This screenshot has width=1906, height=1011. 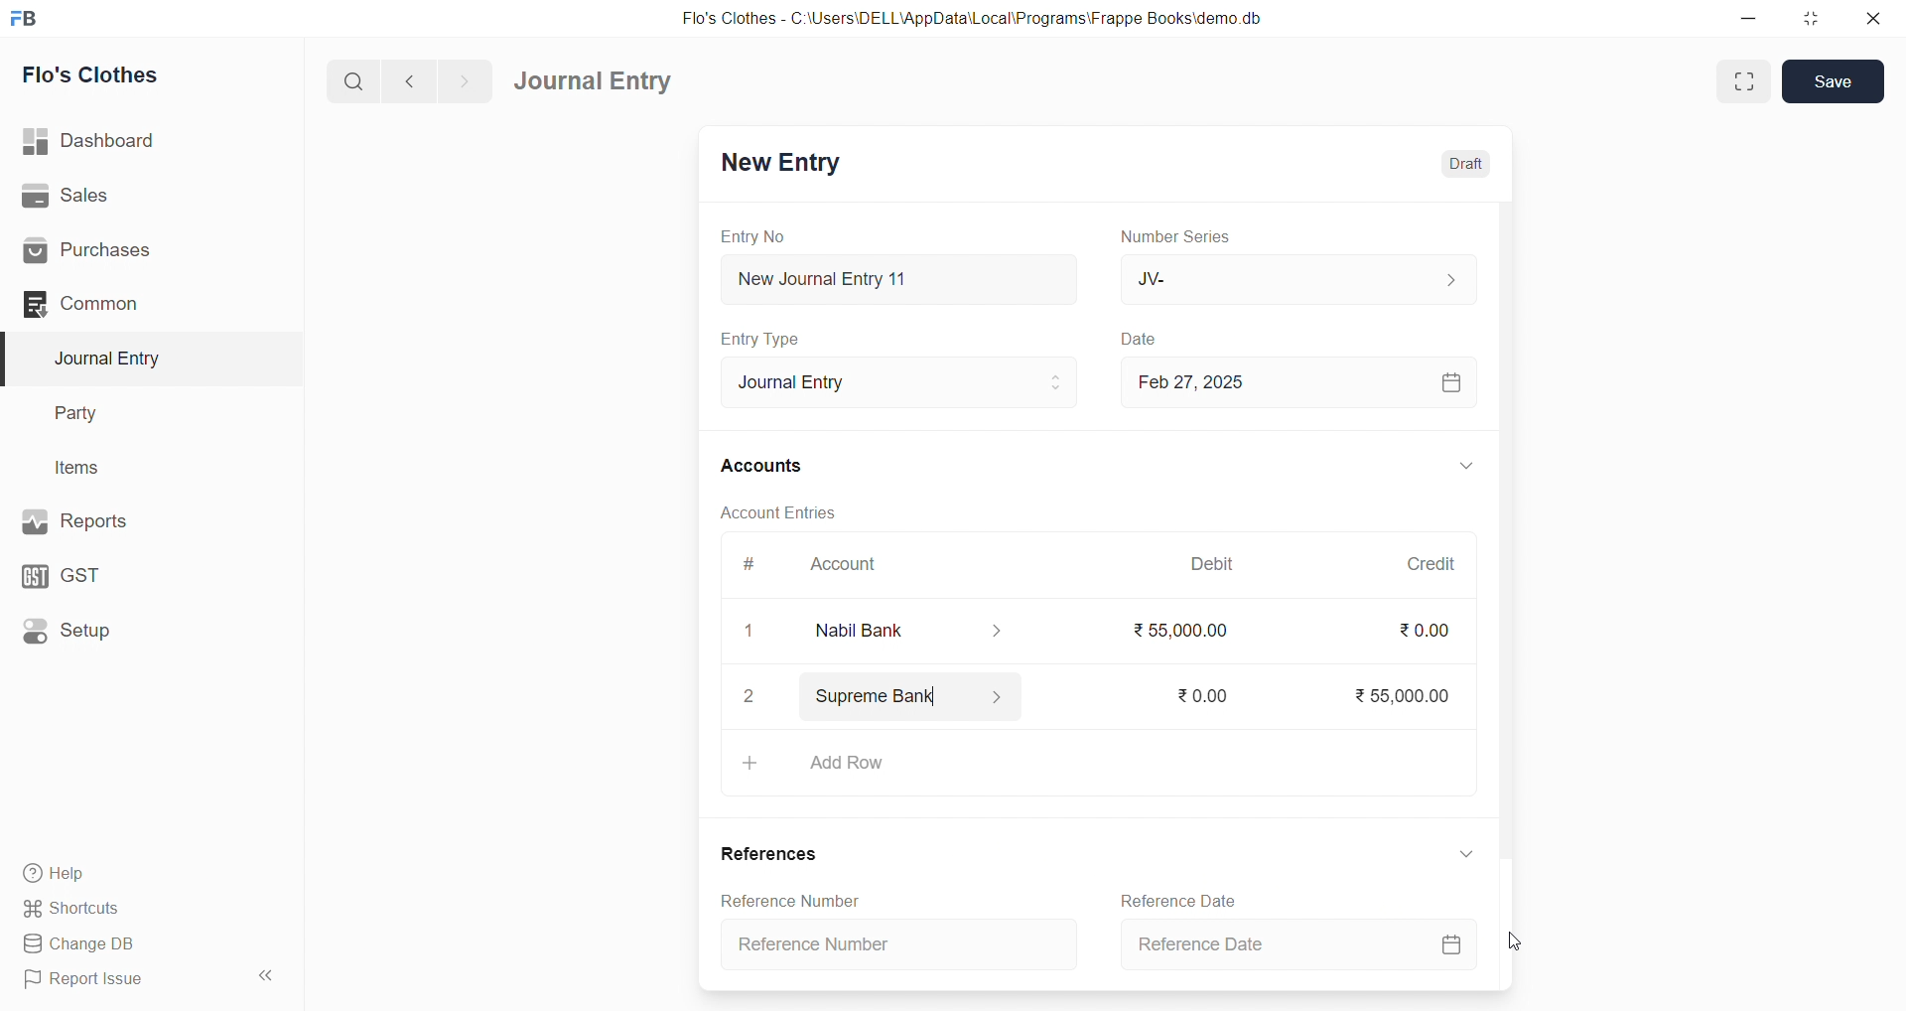 I want to click on Flo's Clothes, so click(x=101, y=74).